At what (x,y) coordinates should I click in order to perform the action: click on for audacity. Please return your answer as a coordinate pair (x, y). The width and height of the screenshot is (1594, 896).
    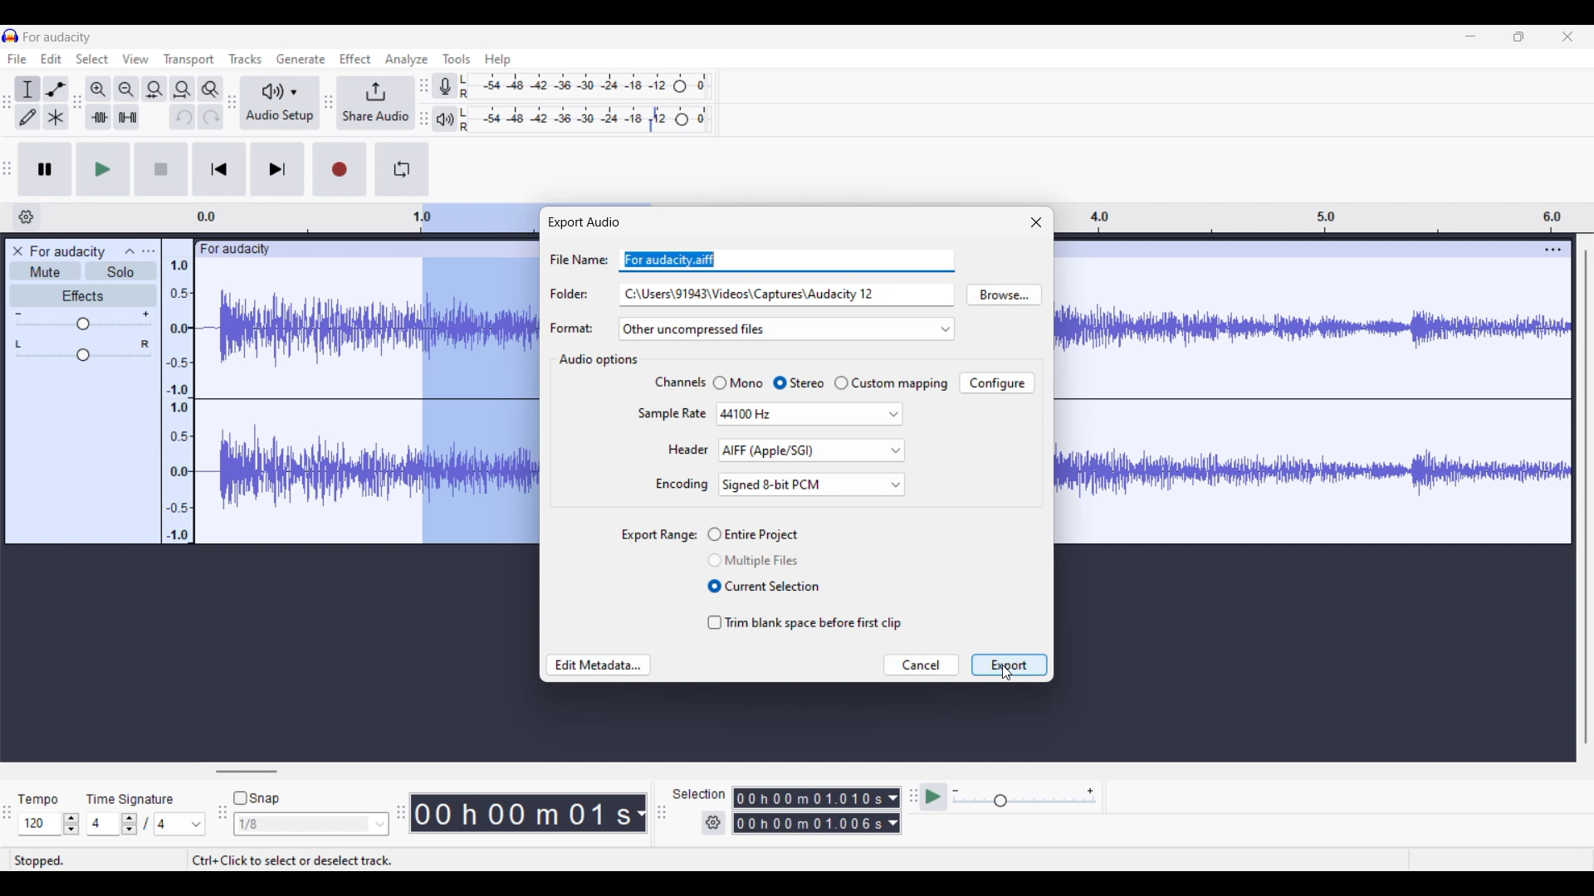
    Looking at the image, I should click on (57, 37).